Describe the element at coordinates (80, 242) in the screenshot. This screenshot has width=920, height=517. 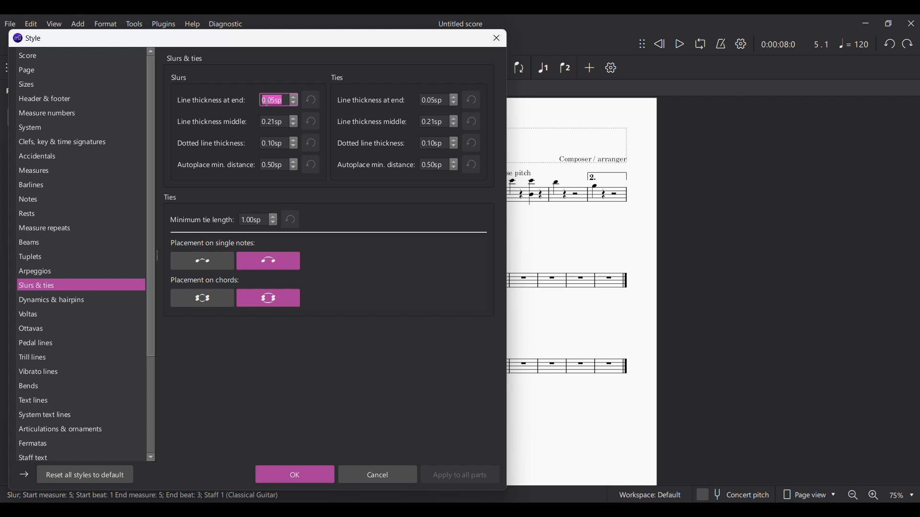
I see `Beams` at that location.